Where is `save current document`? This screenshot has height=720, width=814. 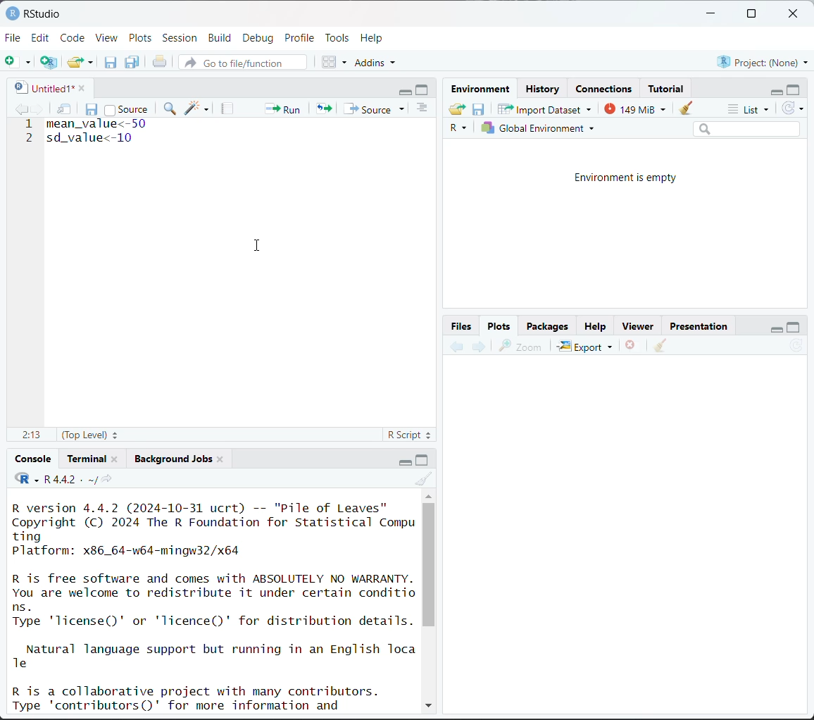
save current document is located at coordinates (111, 62).